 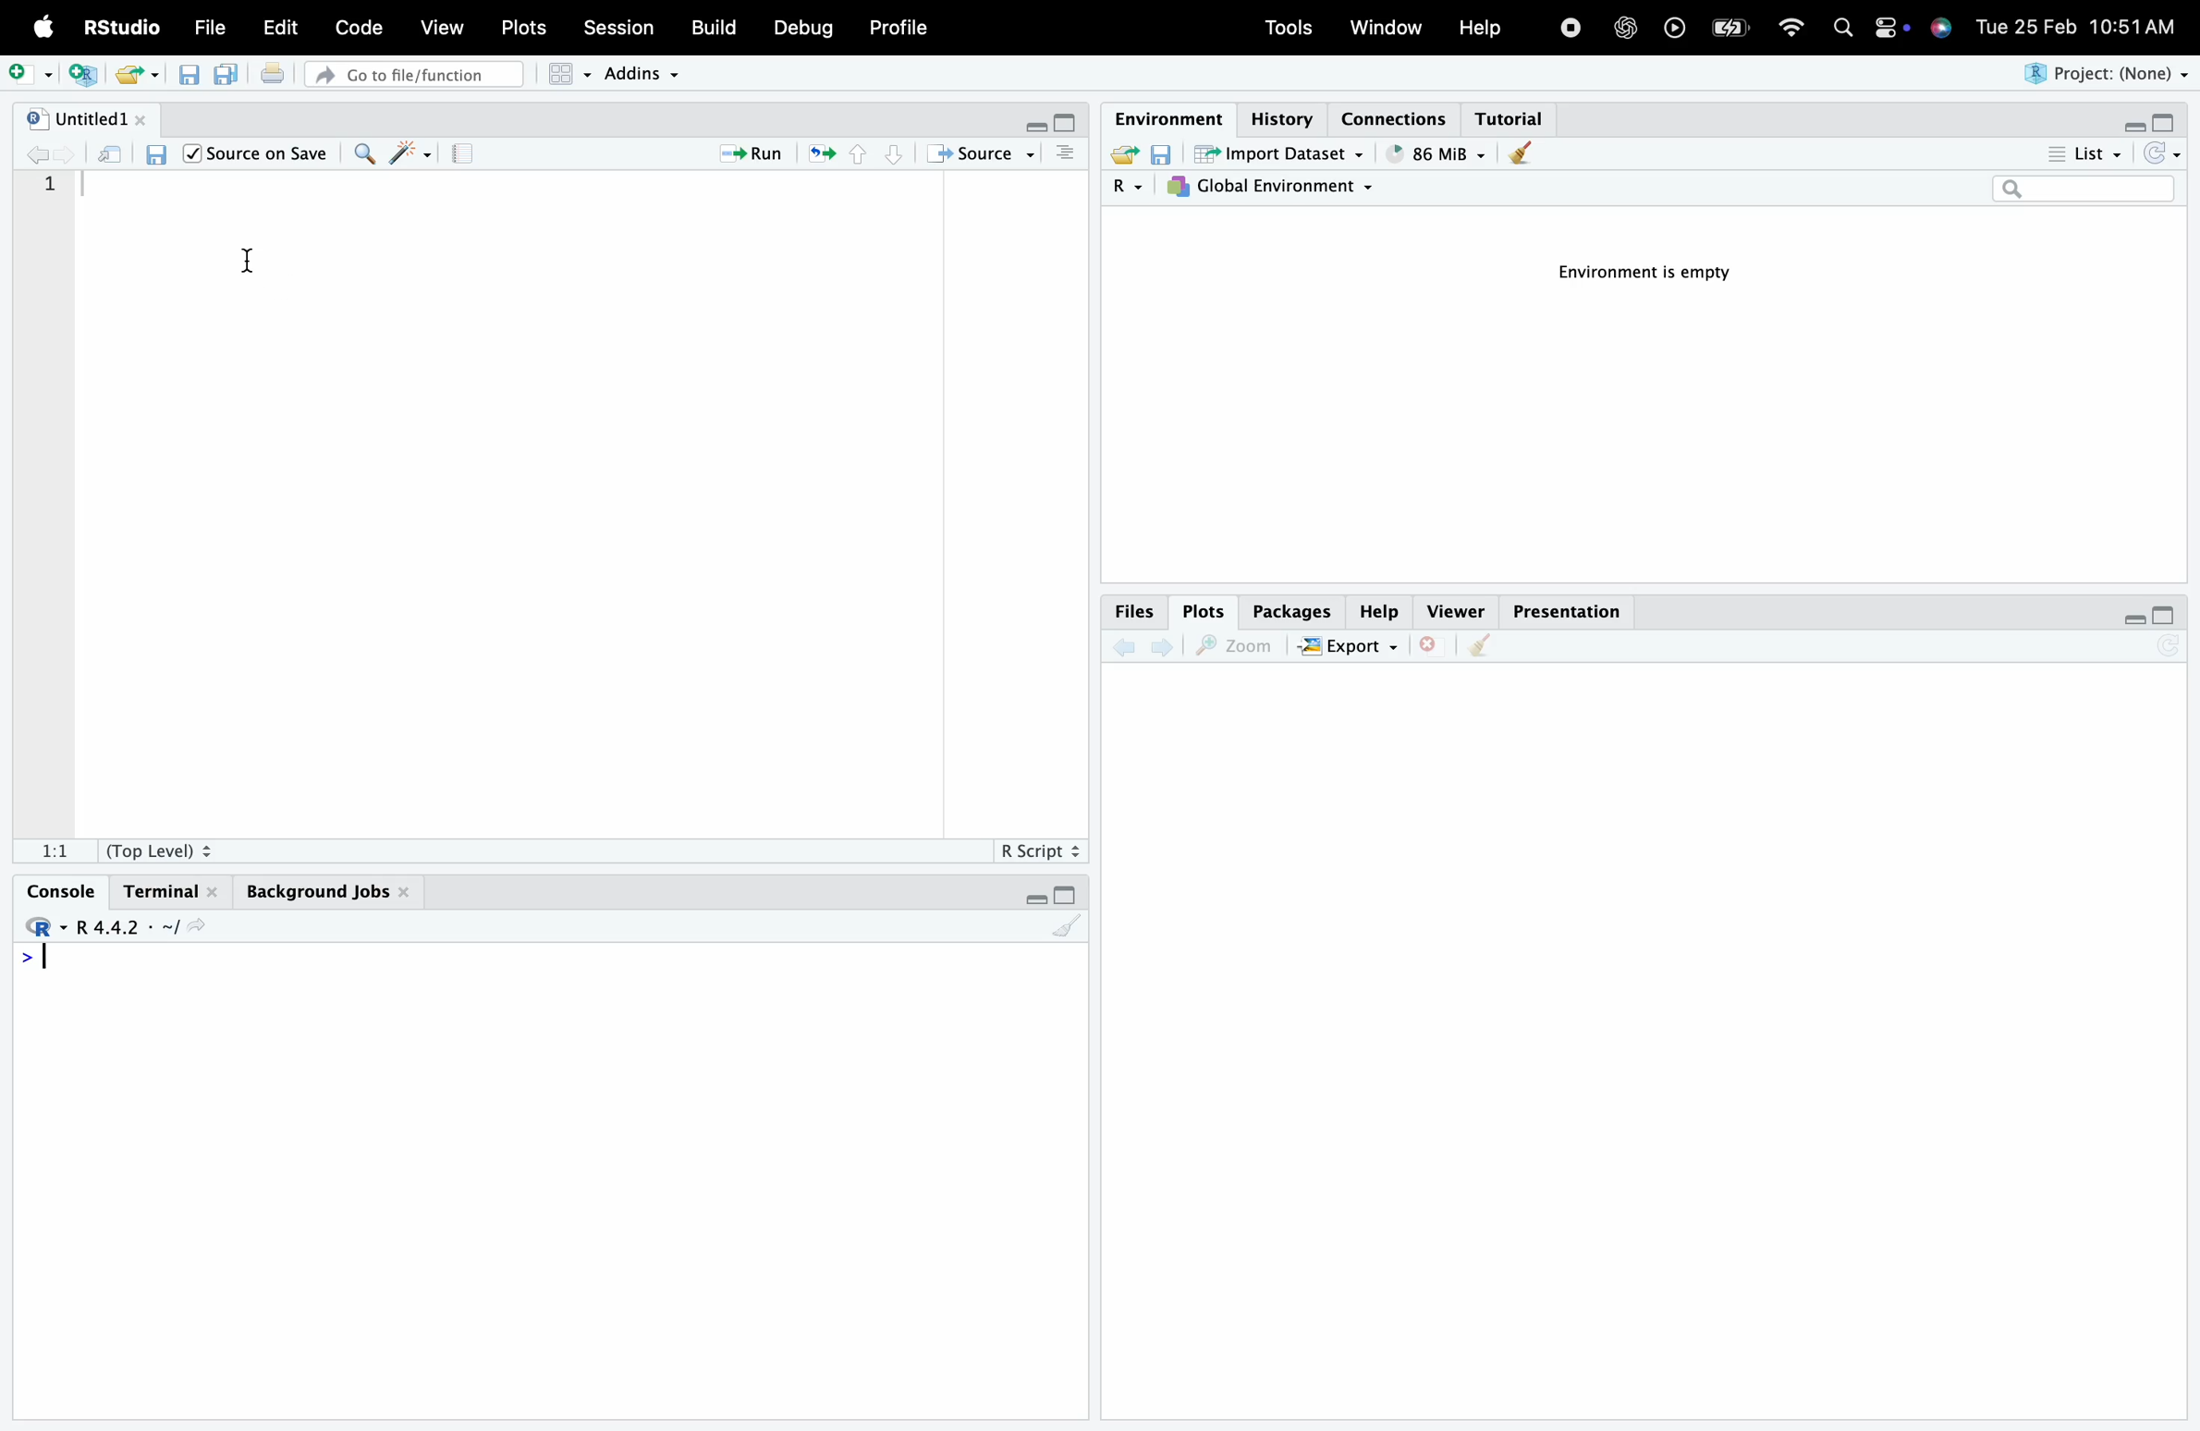 I want to click on > |, so click(x=42, y=960).